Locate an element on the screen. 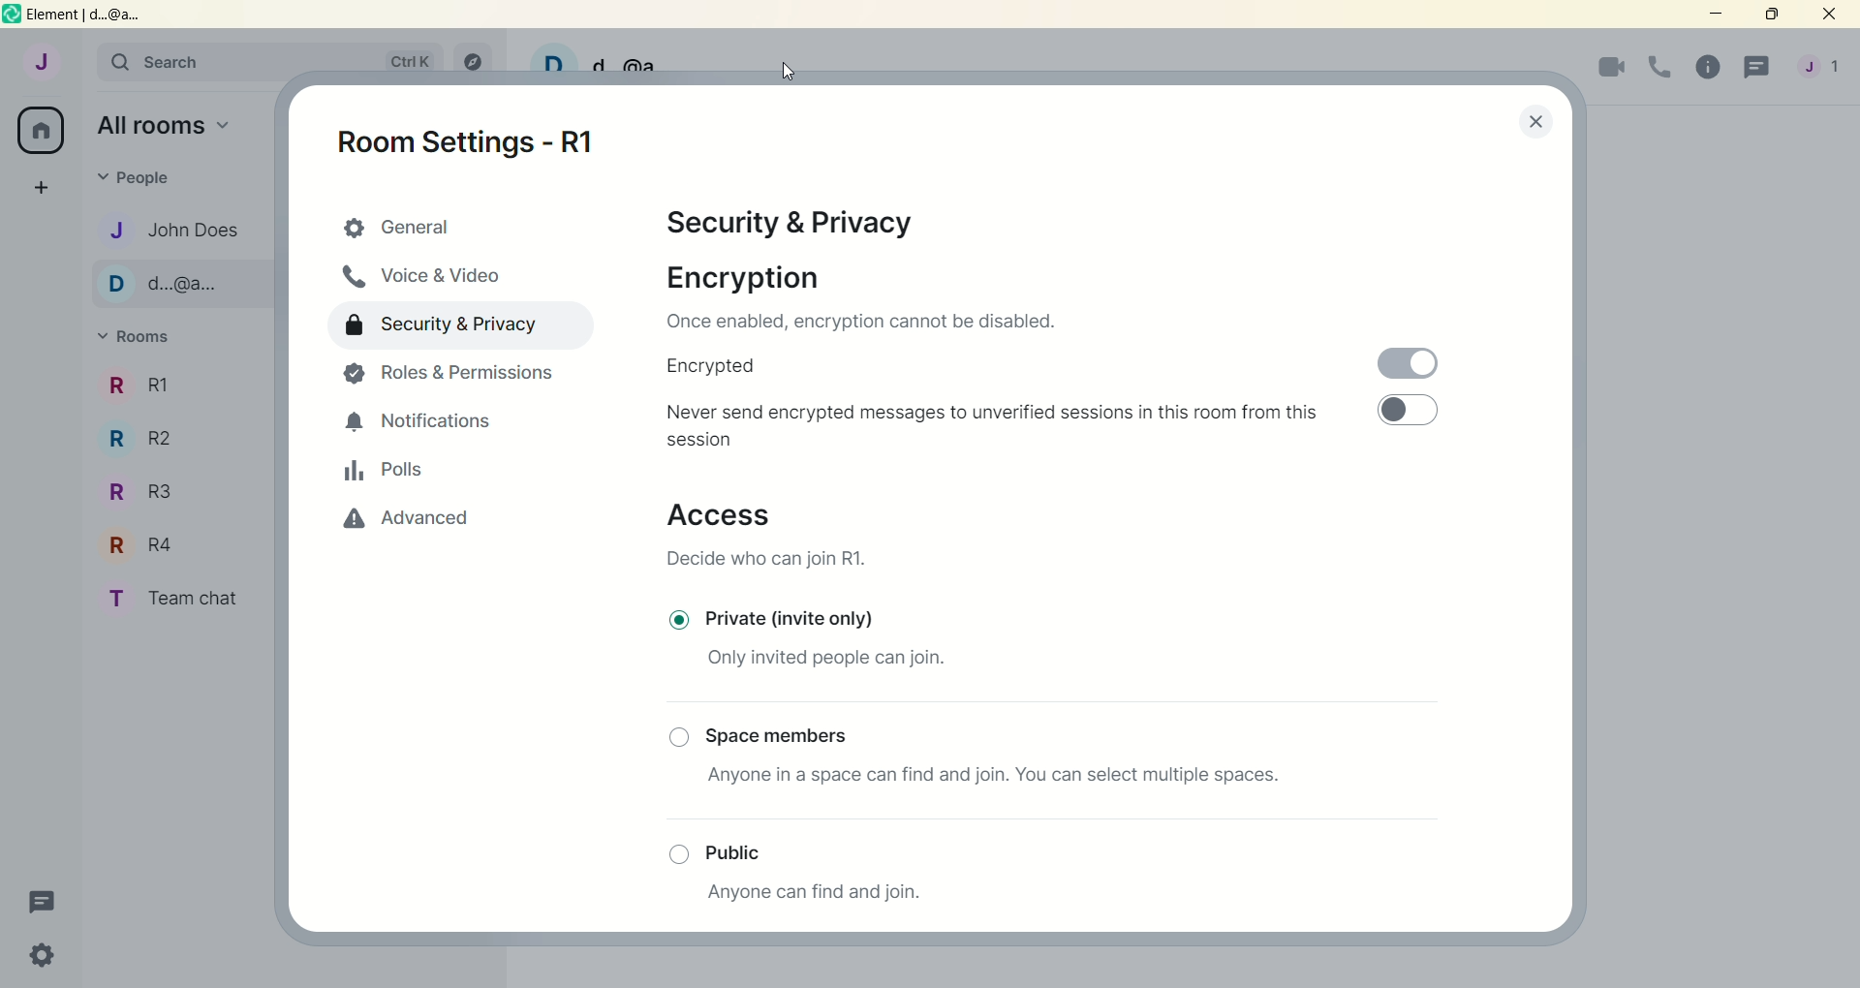 The image size is (1860, 988). all rooms is located at coordinates (43, 132).